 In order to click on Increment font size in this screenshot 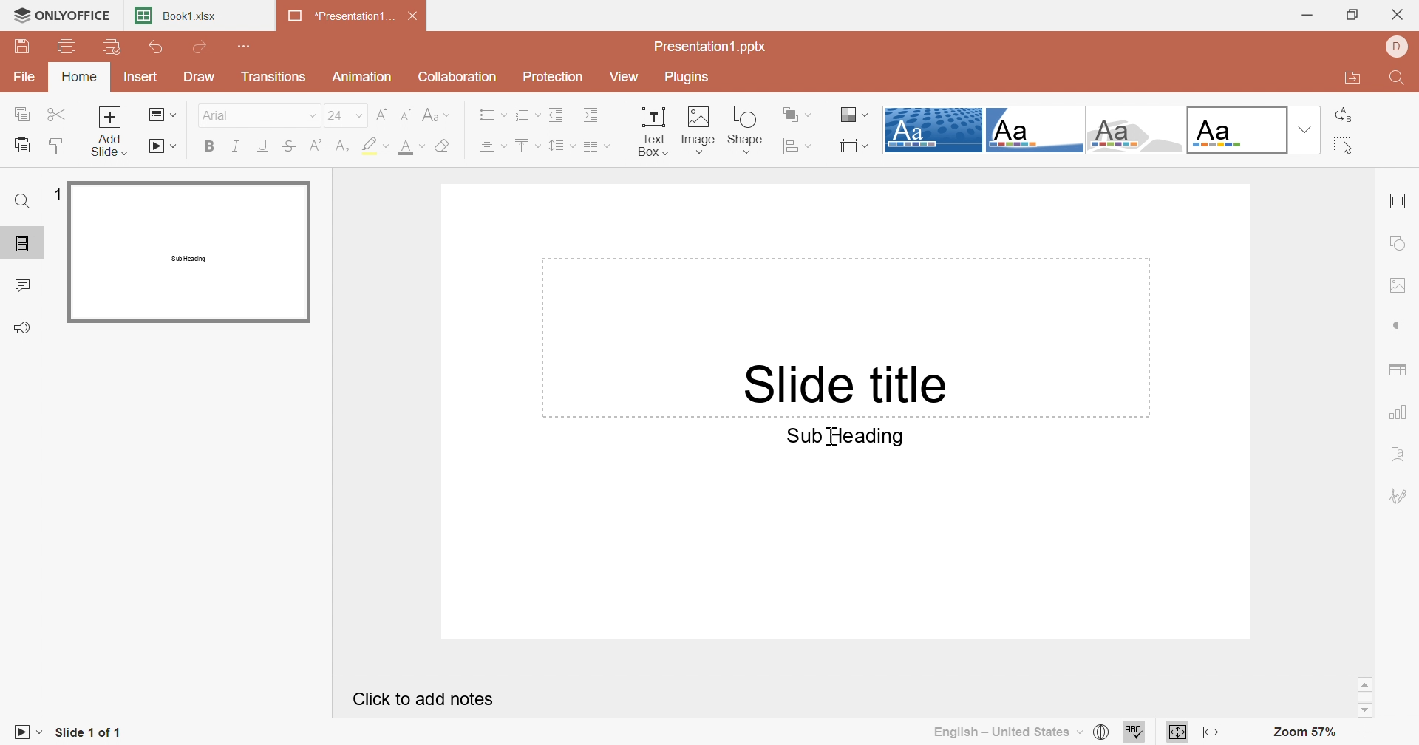, I will do `click(408, 115)`.